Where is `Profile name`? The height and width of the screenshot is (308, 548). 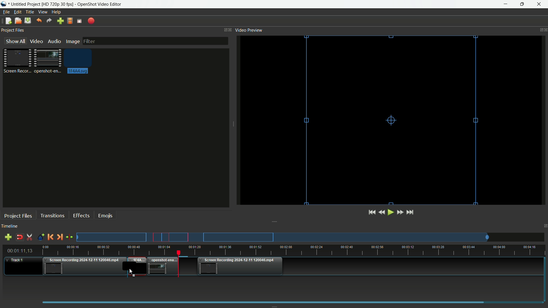
Profile name is located at coordinates (58, 5).